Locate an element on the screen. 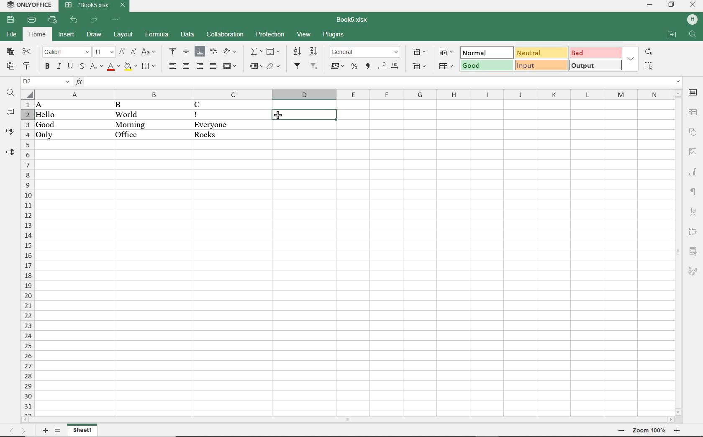 Image resolution: width=703 pixels, height=437 pixels. input function is located at coordinates (379, 82).